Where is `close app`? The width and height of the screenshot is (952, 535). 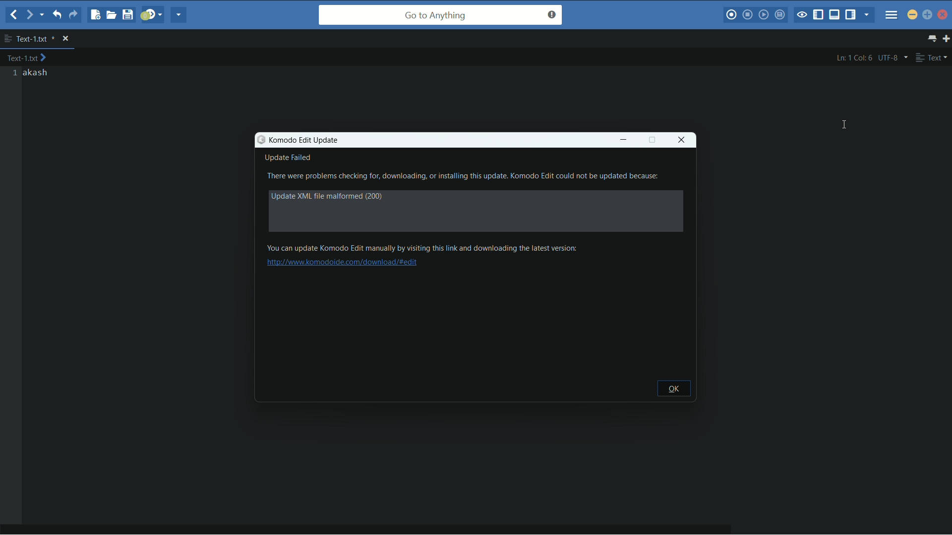 close app is located at coordinates (945, 15).